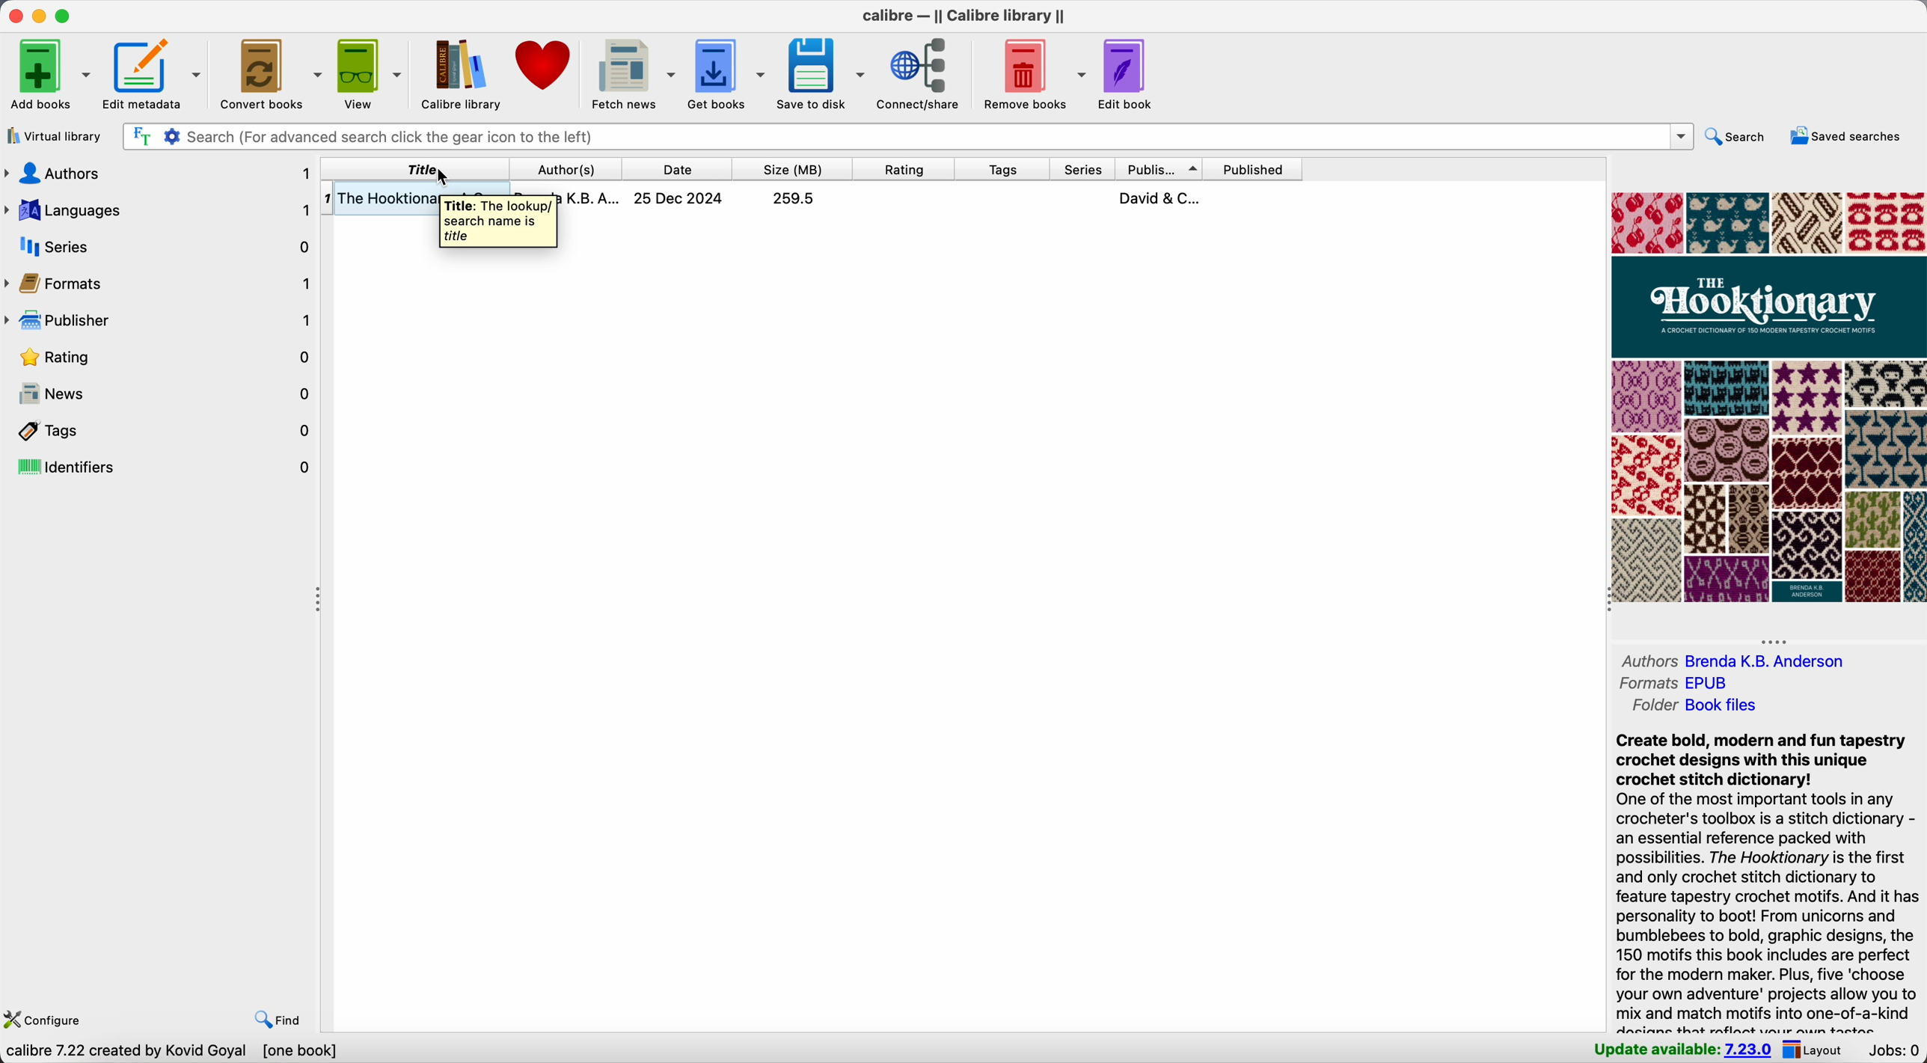 This screenshot has height=1063, width=1927. Describe the element at coordinates (413, 169) in the screenshot. I see `Title` at that location.